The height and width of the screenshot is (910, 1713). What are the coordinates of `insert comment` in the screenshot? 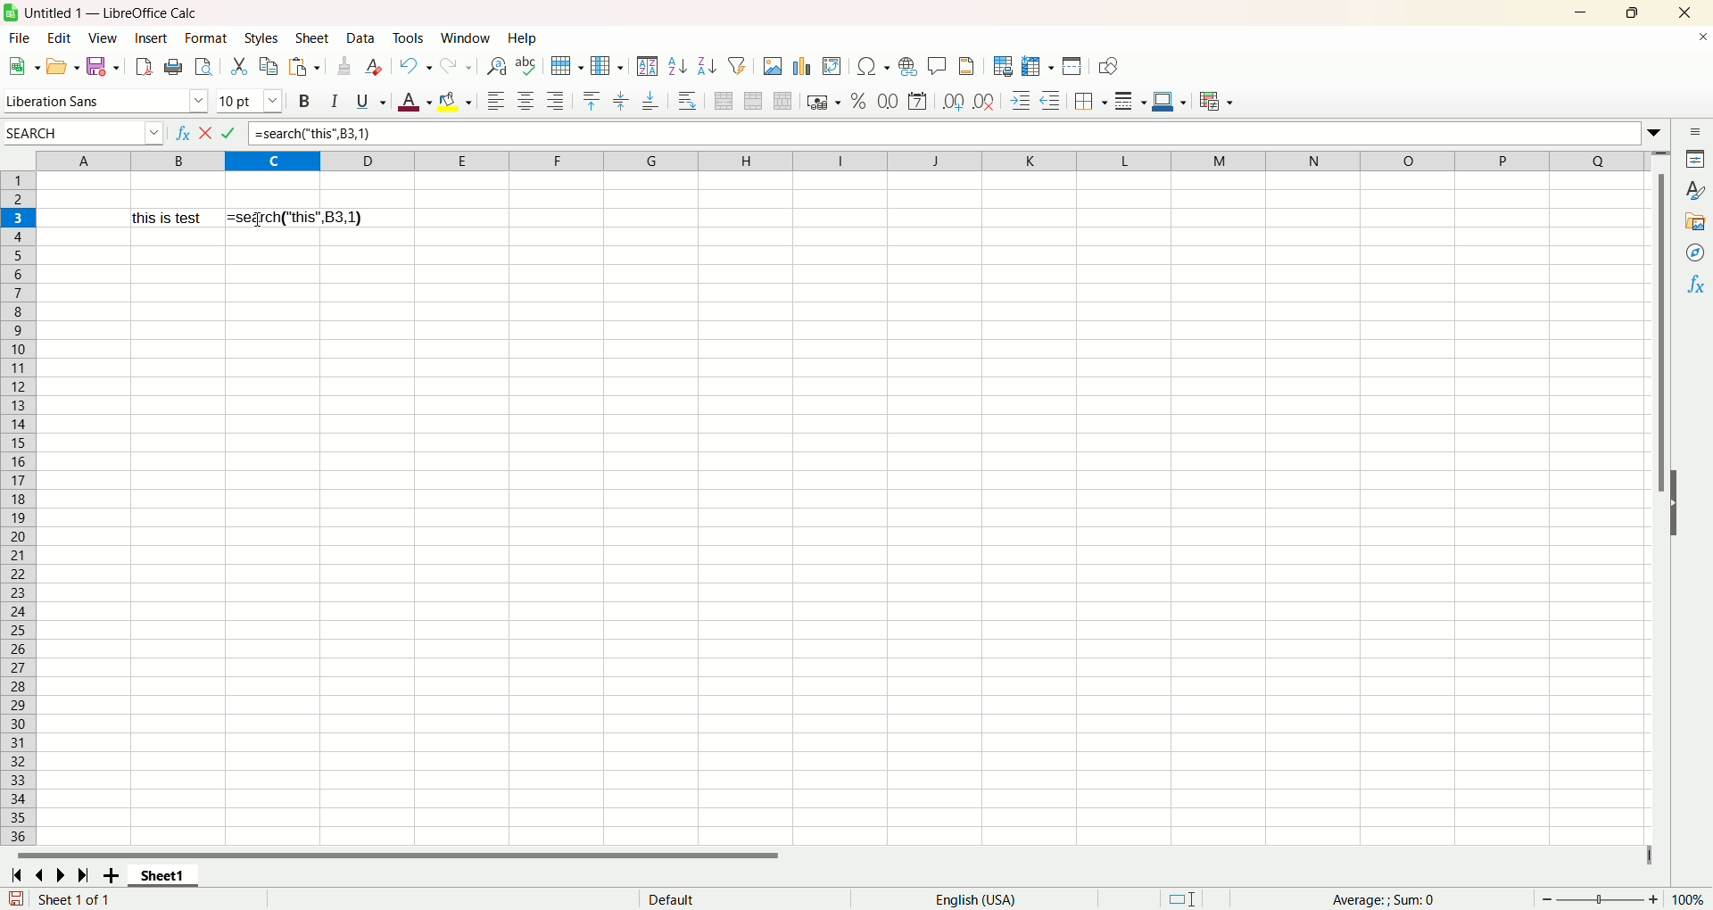 It's located at (939, 65).